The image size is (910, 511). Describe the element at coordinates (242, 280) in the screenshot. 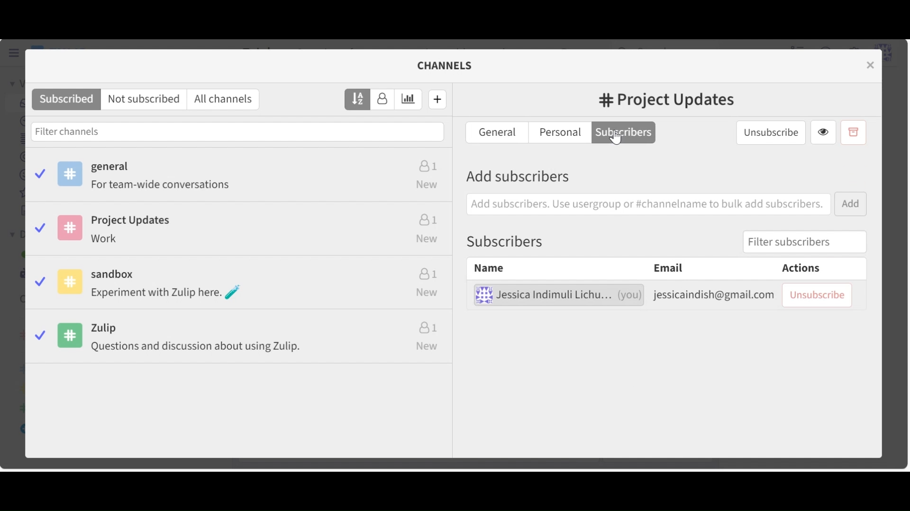

I see `sandbox` at that location.